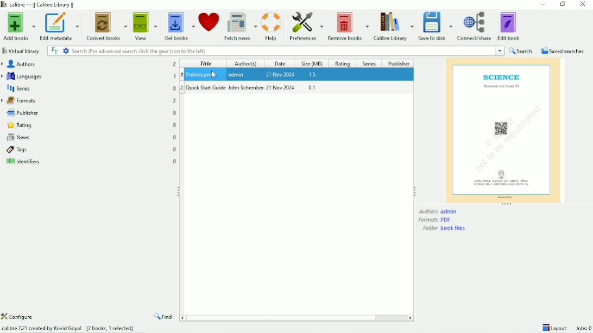  What do you see at coordinates (18, 89) in the screenshot?
I see `Series` at bounding box center [18, 89].